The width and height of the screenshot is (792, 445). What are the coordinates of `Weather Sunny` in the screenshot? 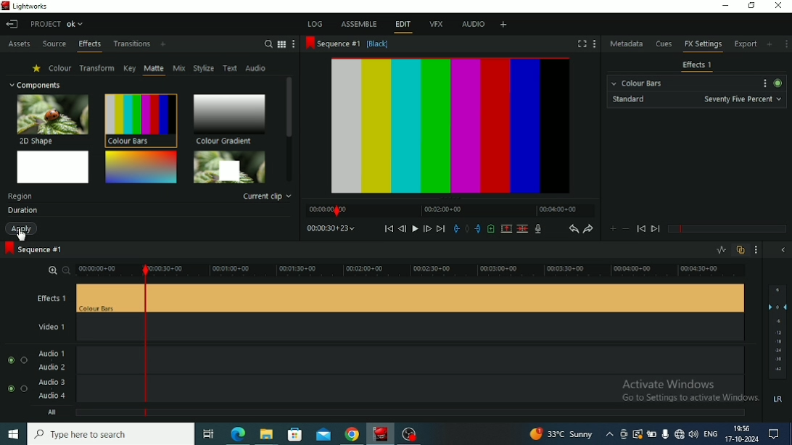 It's located at (572, 434).